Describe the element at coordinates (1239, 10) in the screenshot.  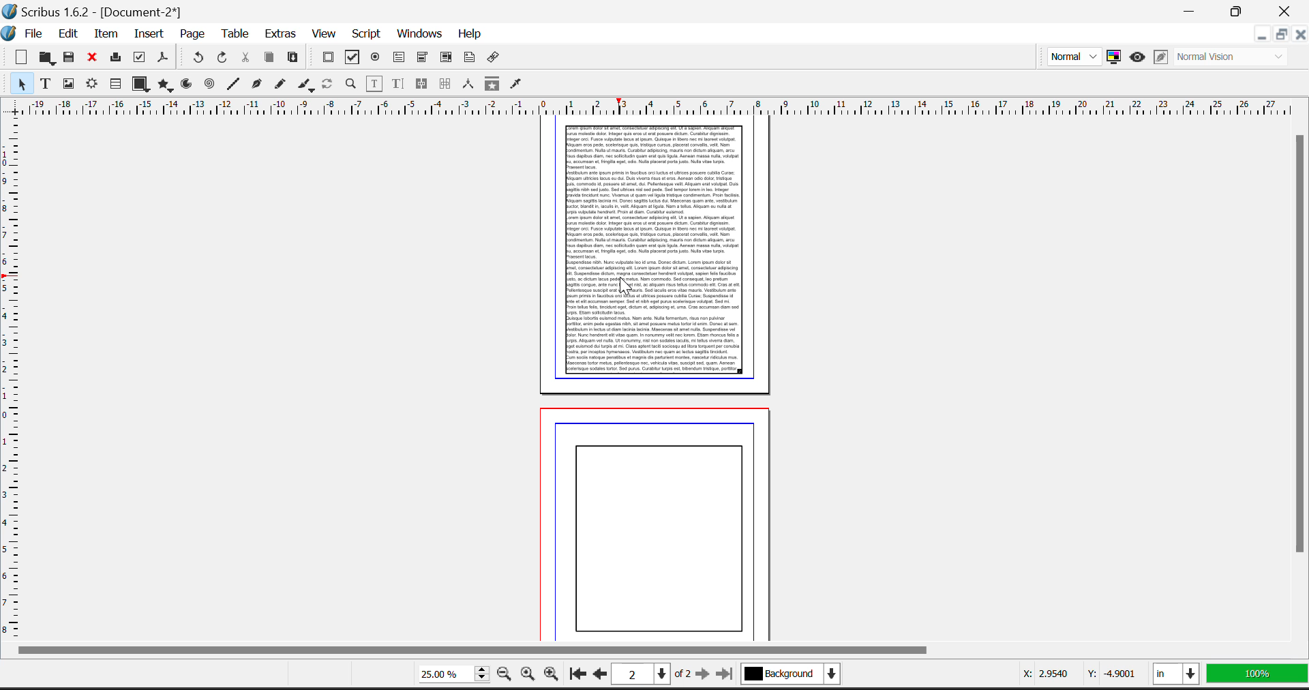
I see `Minimize` at that location.